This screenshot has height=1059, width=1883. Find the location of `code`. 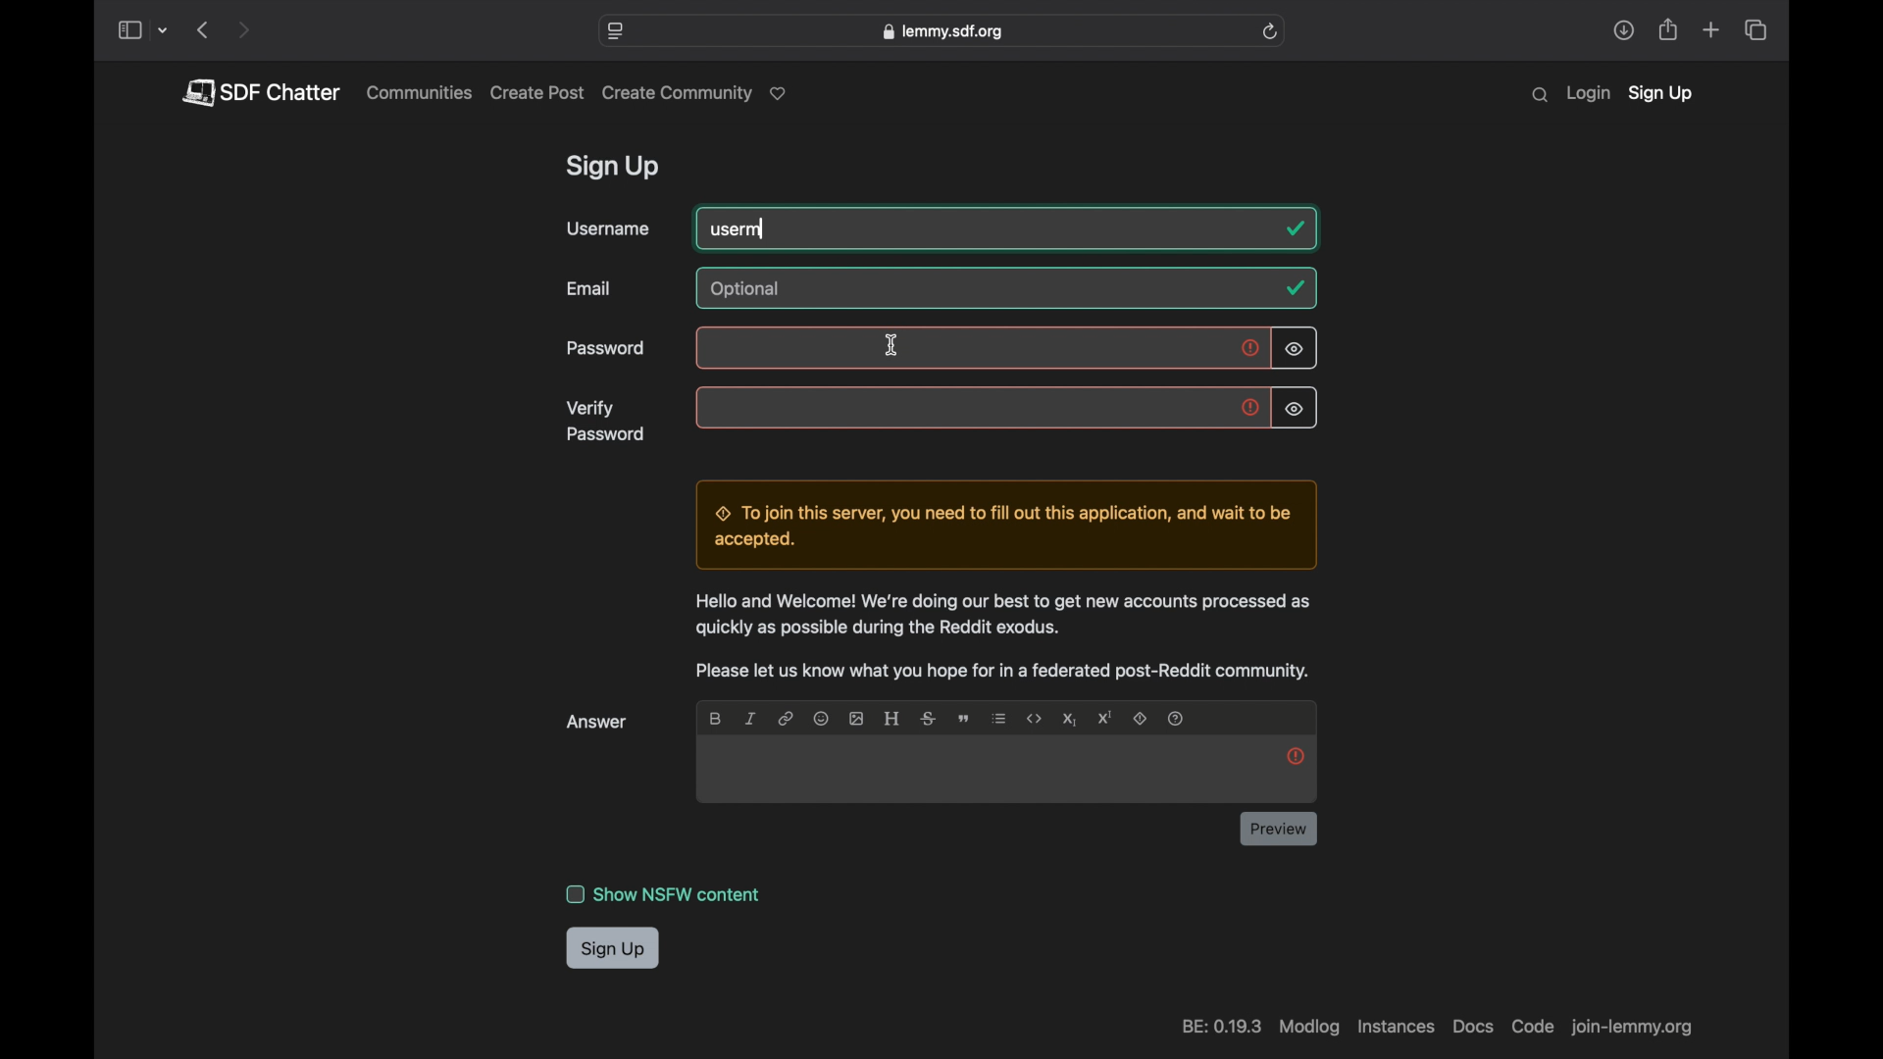

code is located at coordinates (1035, 719).